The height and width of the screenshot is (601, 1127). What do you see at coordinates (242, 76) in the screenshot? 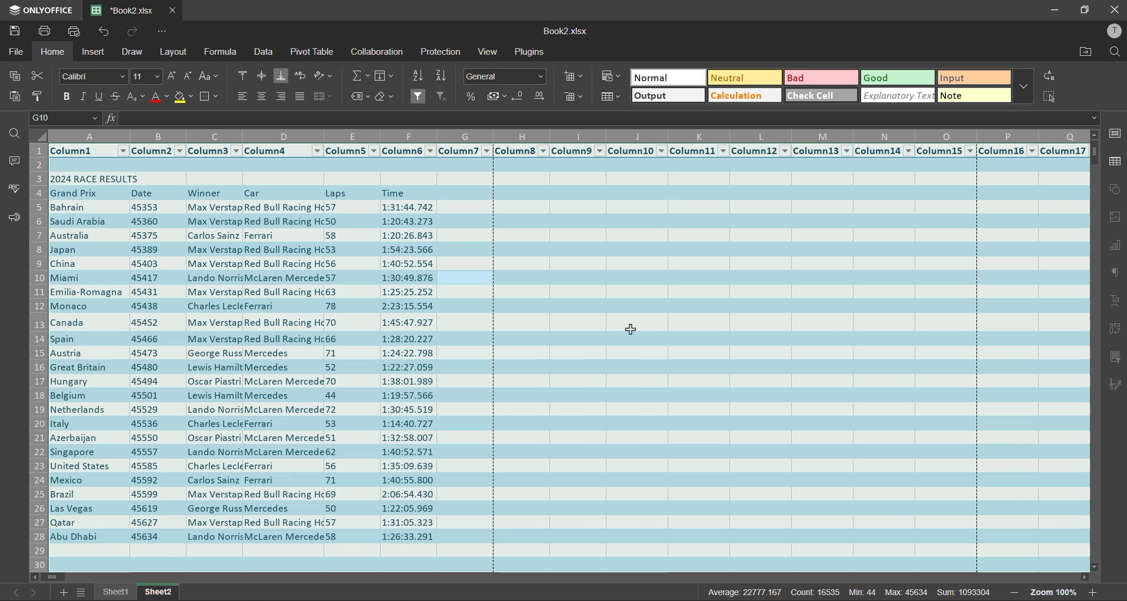
I see `align top` at bounding box center [242, 76].